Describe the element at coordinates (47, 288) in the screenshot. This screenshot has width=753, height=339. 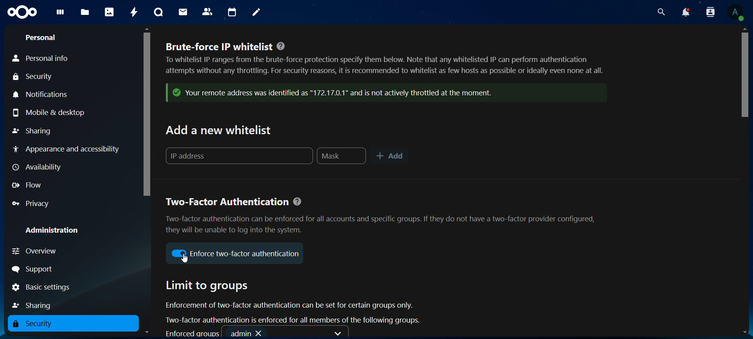
I see `basic settings` at that location.